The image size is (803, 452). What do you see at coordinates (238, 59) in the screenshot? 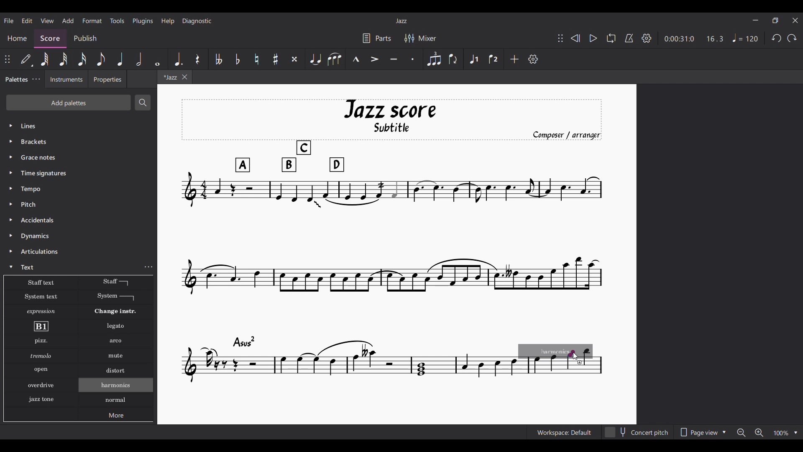
I see `Toggle flat` at bounding box center [238, 59].